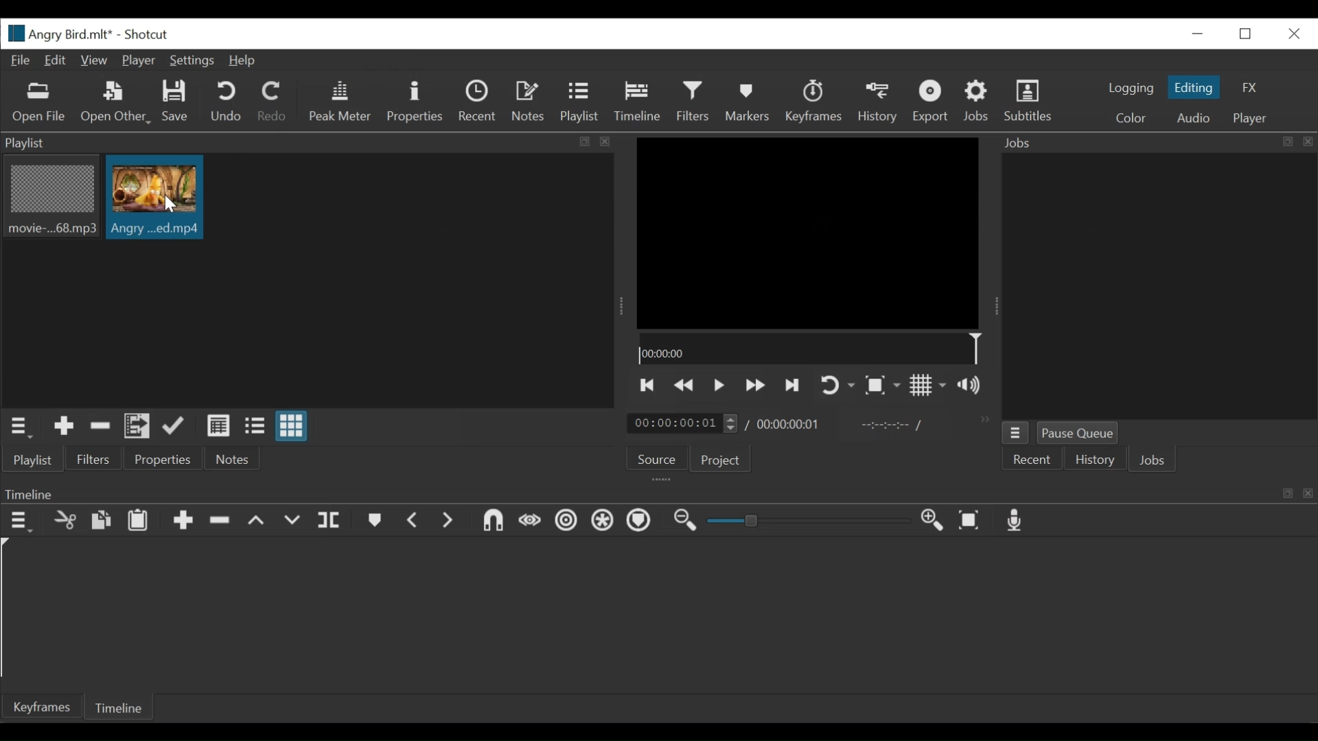 This screenshot has width=1318, height=741. What do you see at coordinates (1032, 459) in the screenshot?
I see `Recent` at bounding box center [1032, 459].